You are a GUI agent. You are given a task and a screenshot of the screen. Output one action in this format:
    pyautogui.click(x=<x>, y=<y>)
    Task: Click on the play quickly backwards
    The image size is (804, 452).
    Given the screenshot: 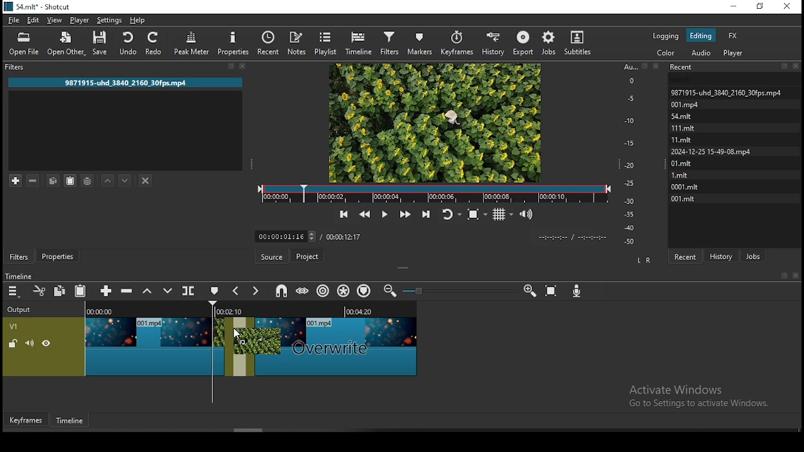 What is the action you would take?
    pyautogui.click(x=364, y=215)
    